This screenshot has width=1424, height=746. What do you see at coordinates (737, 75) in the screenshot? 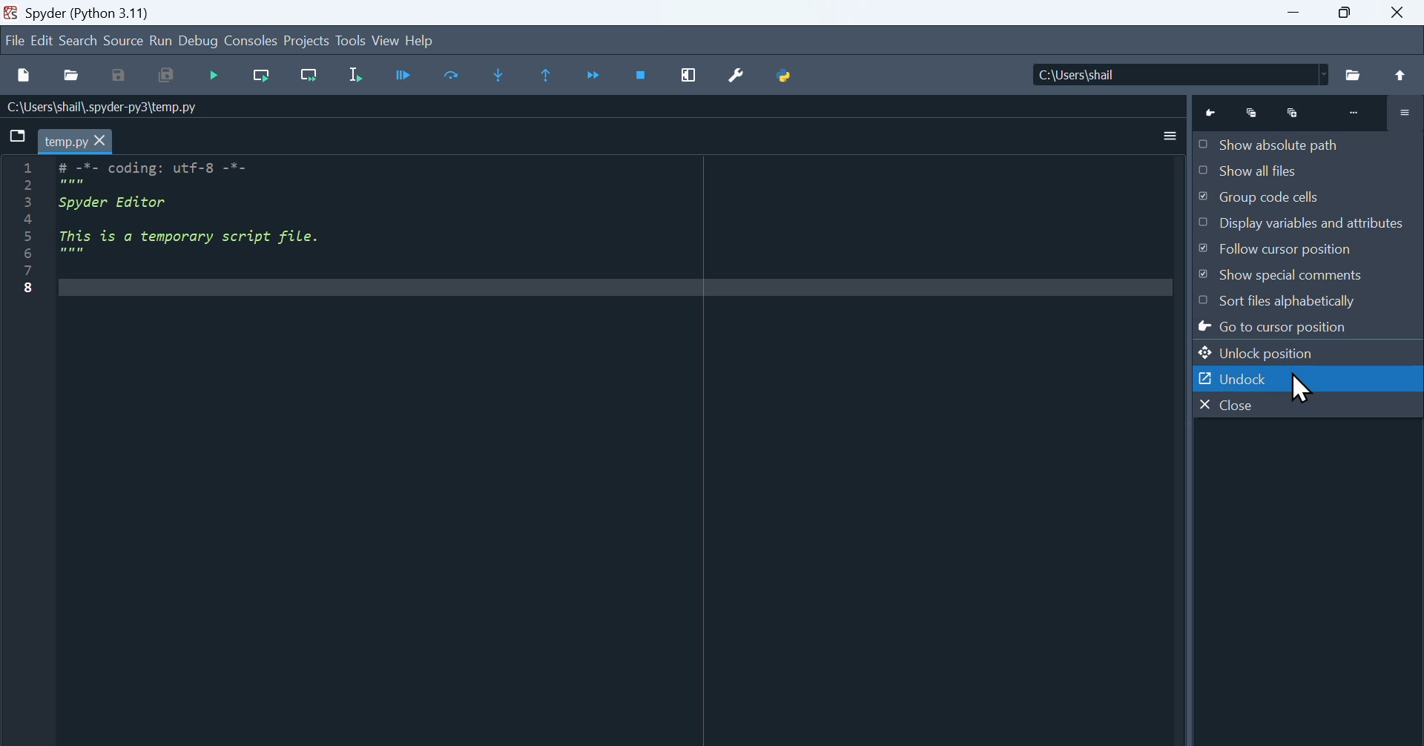
I see `Preferences` at bounding box center [737, 75].